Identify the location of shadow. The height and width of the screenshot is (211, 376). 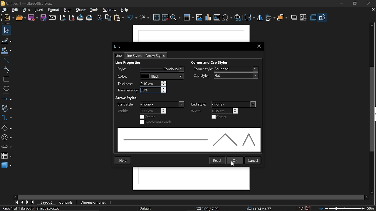
(294, 18).